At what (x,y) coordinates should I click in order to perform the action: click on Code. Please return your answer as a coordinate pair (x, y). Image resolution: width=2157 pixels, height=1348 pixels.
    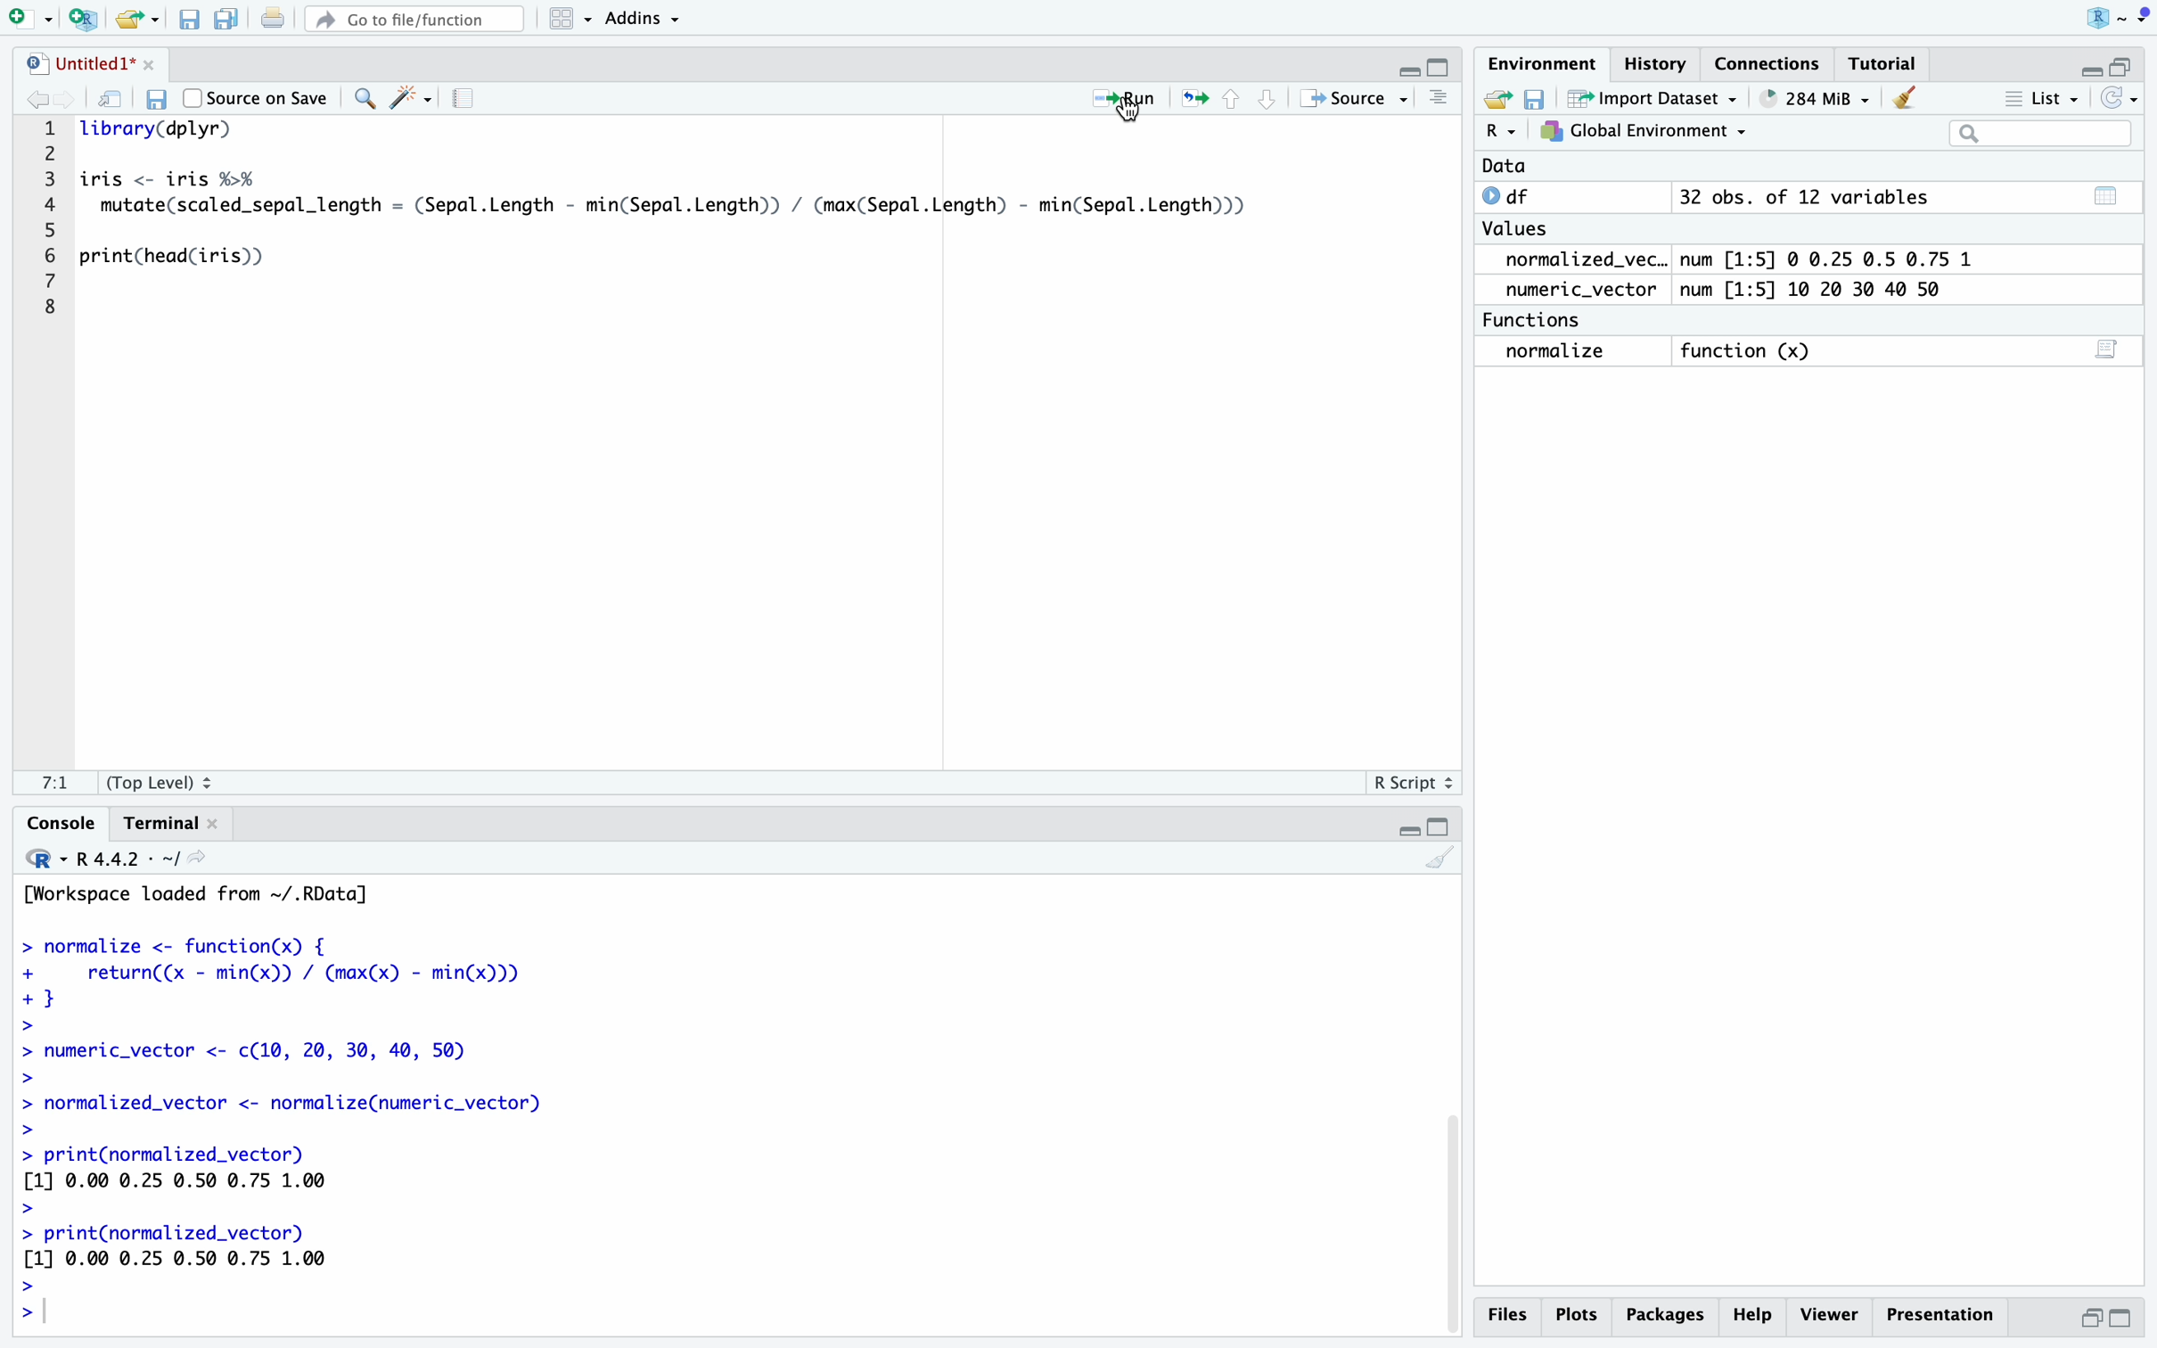
    Looking at the image, I should click on (695, 206).